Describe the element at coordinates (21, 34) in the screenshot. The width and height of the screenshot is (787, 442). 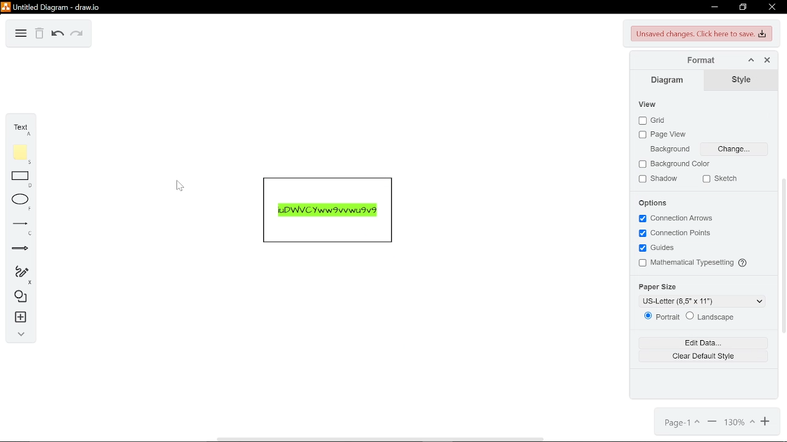
I see `diagram` at that location.